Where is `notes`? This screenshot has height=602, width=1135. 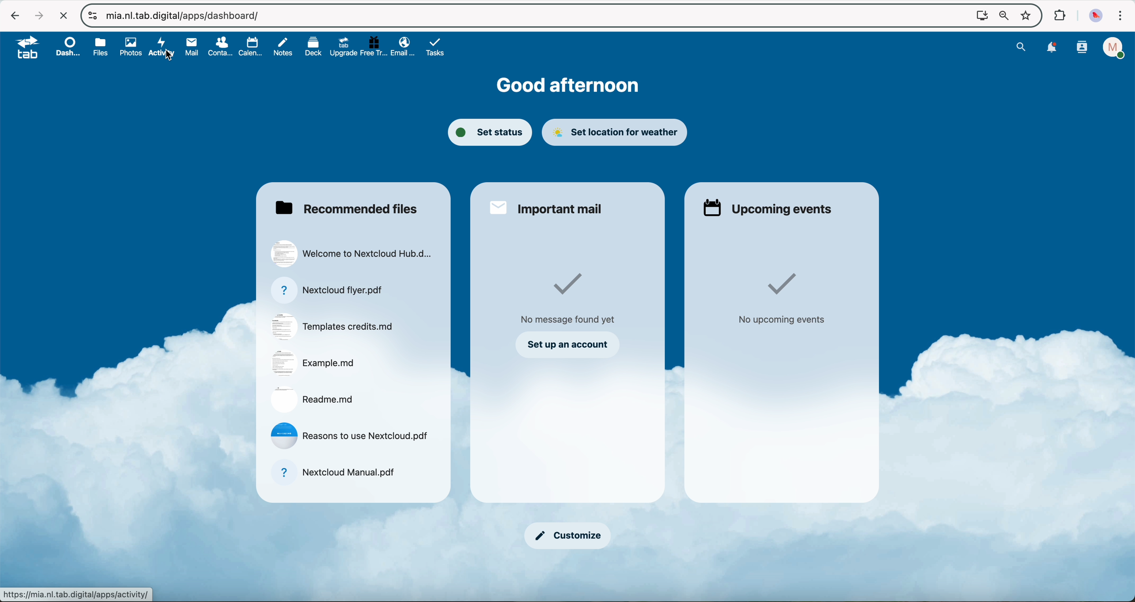 notes is located at coordinates (284, 47).